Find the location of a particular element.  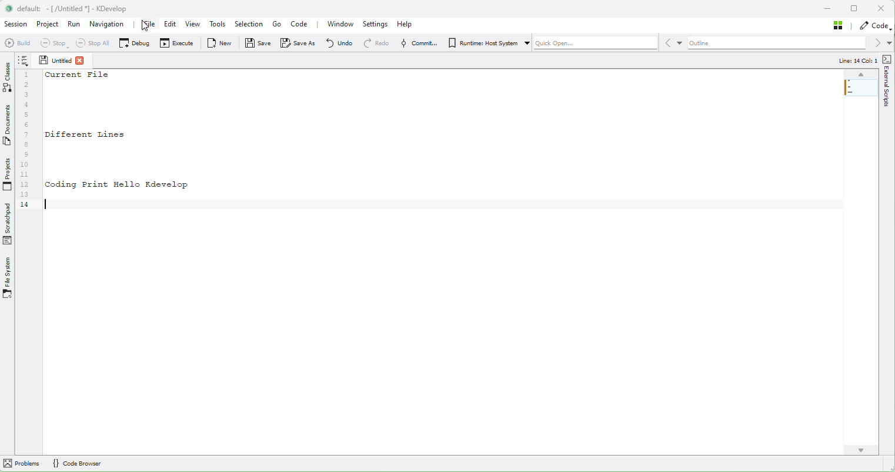

New is located at coordinates (215, 42).